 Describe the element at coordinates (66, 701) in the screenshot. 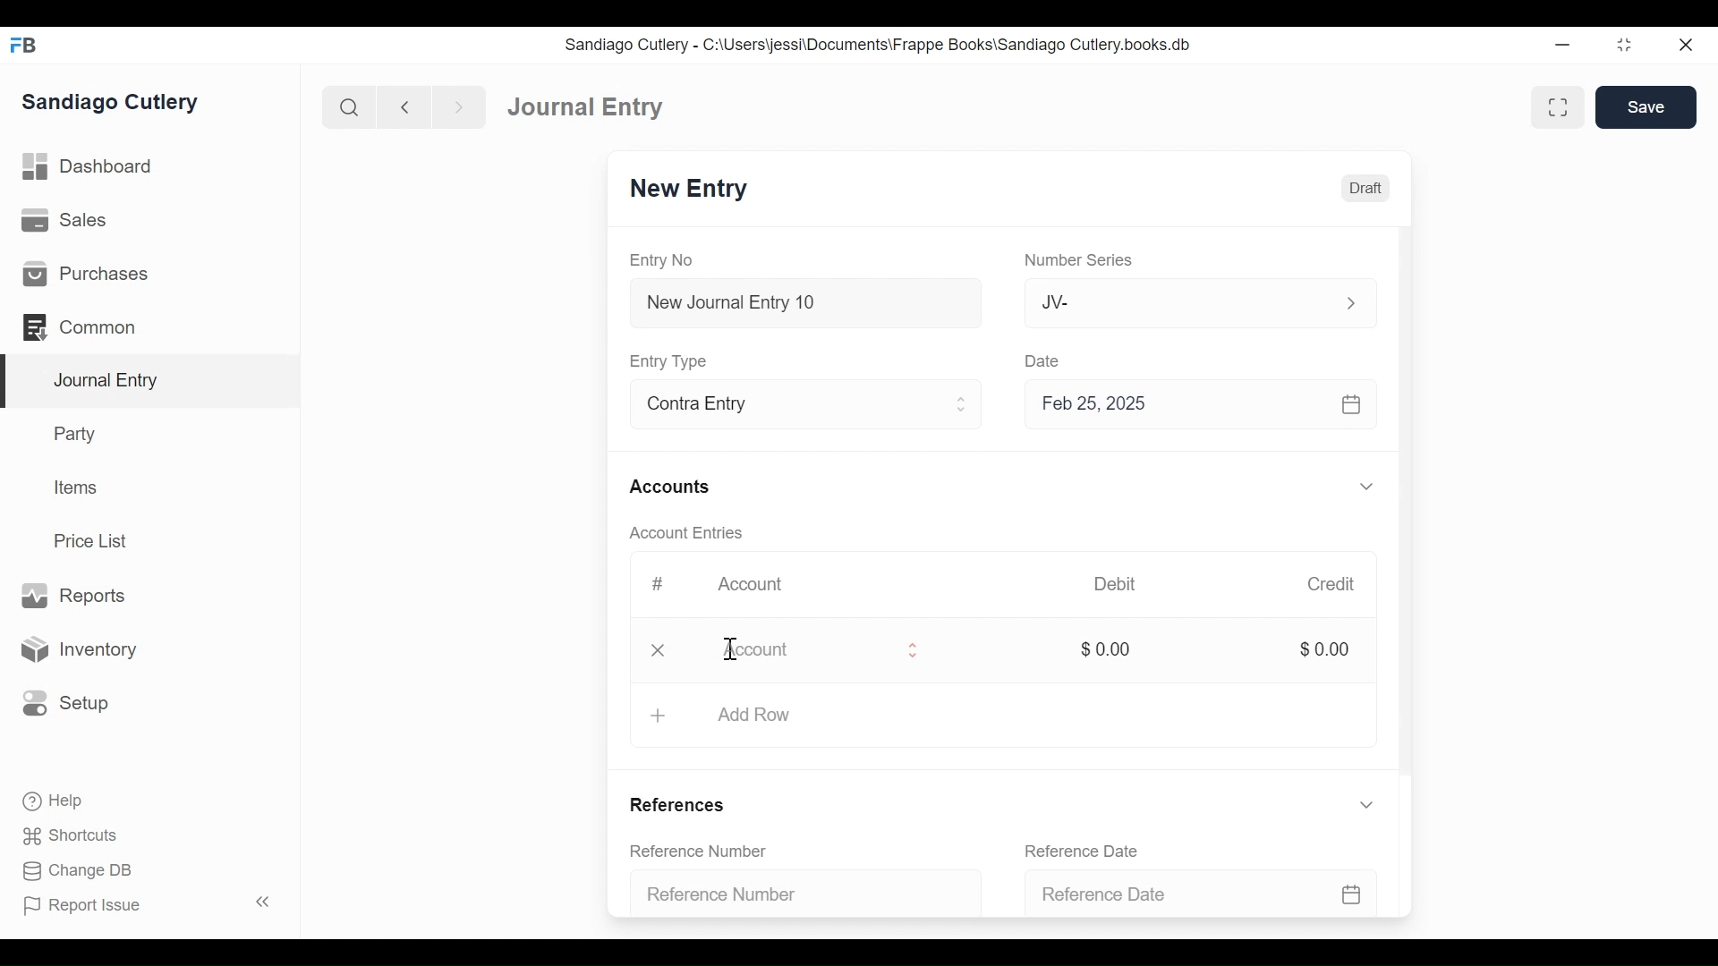

I see `Setup` at that location.